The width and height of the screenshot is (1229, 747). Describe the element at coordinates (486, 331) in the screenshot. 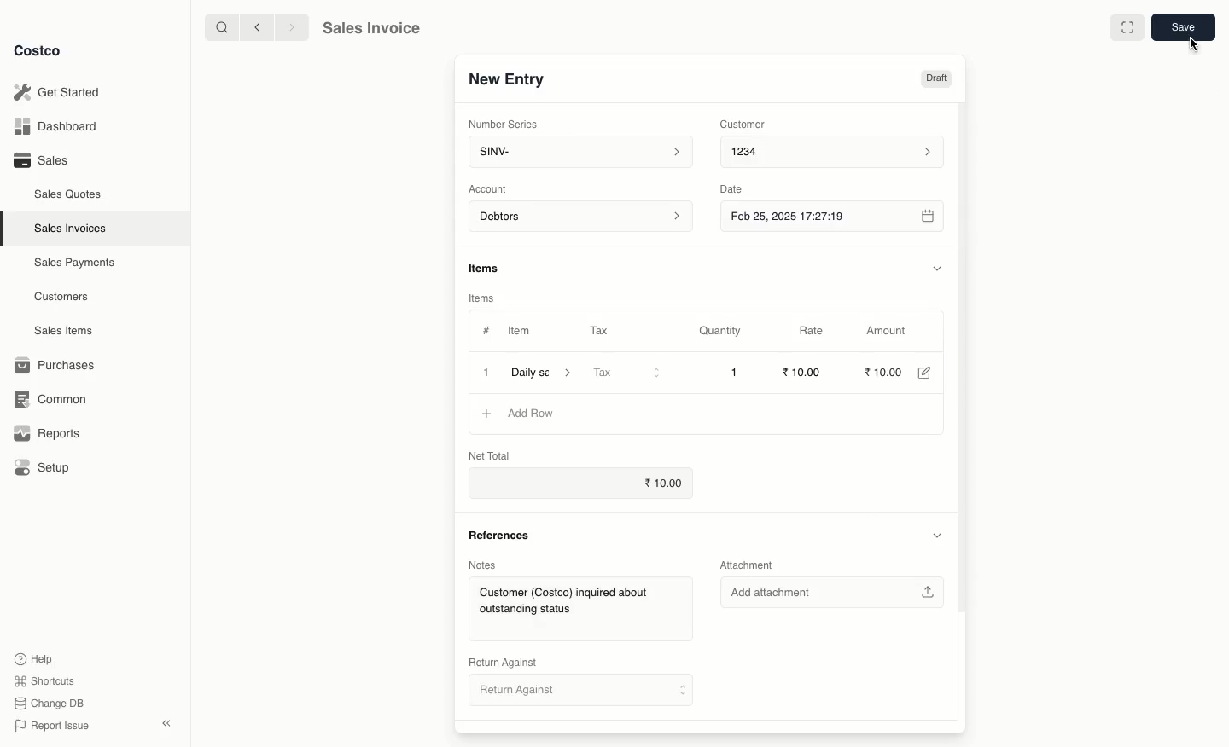

I see `#` at that location.